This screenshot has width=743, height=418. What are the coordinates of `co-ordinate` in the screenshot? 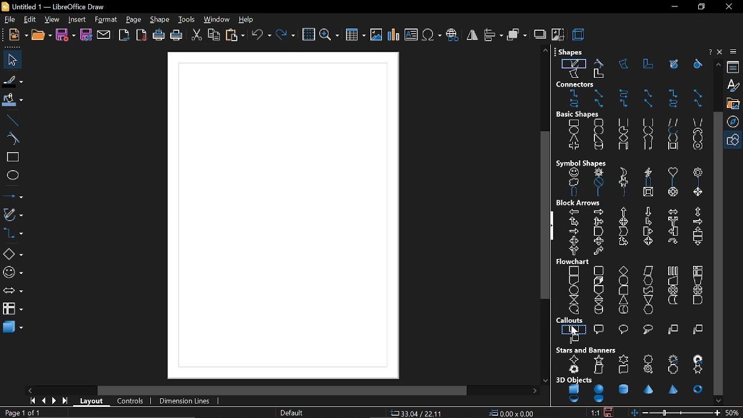 It's located at (417, 413).